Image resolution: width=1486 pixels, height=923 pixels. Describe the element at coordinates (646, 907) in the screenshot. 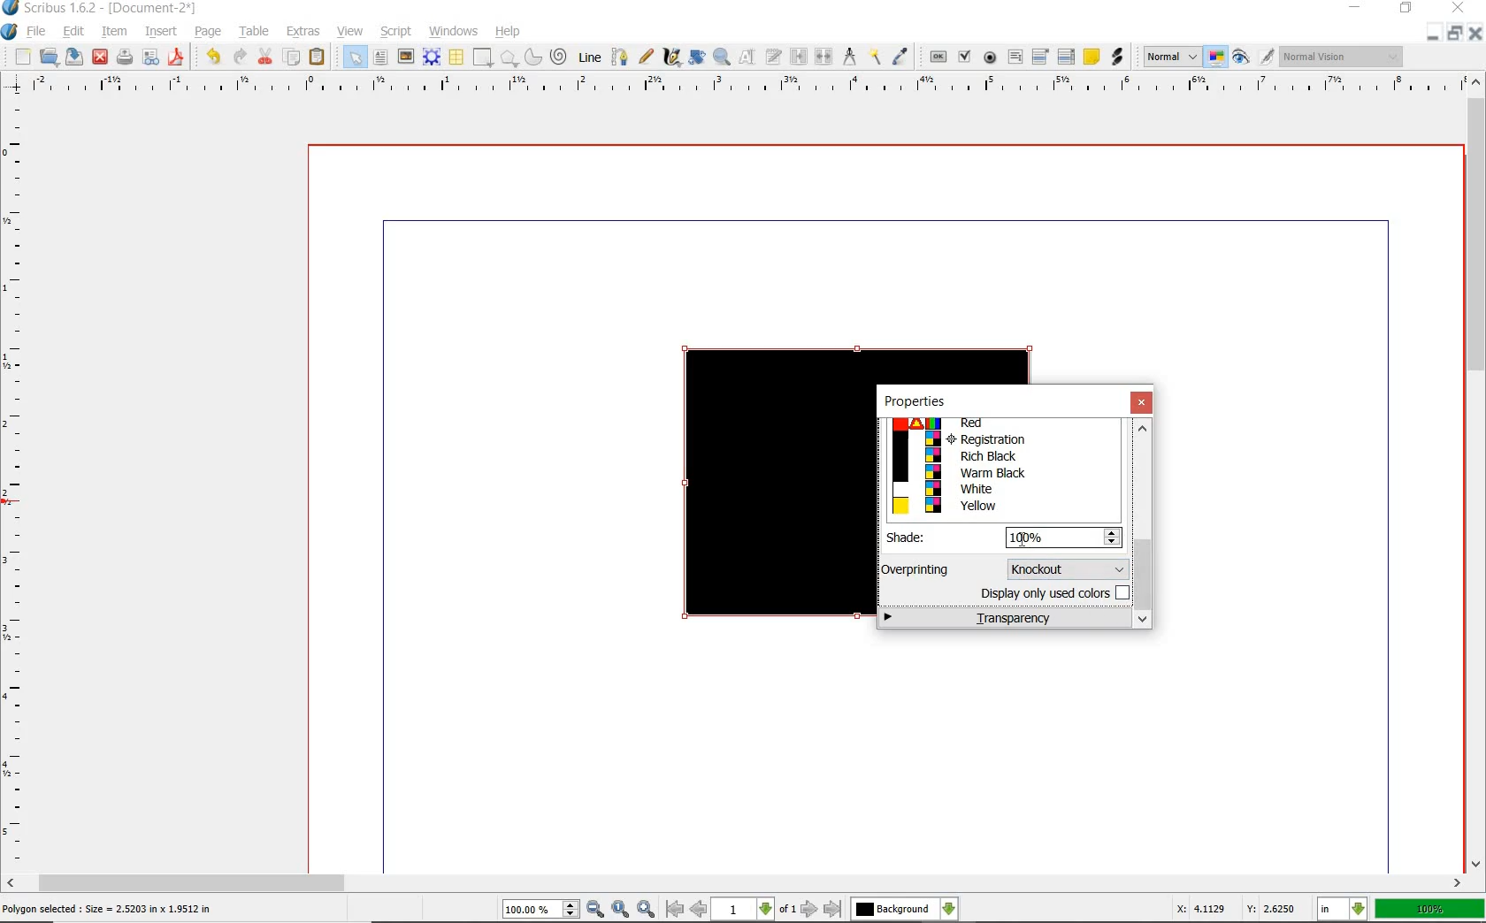

I see `zoom in` at that location.